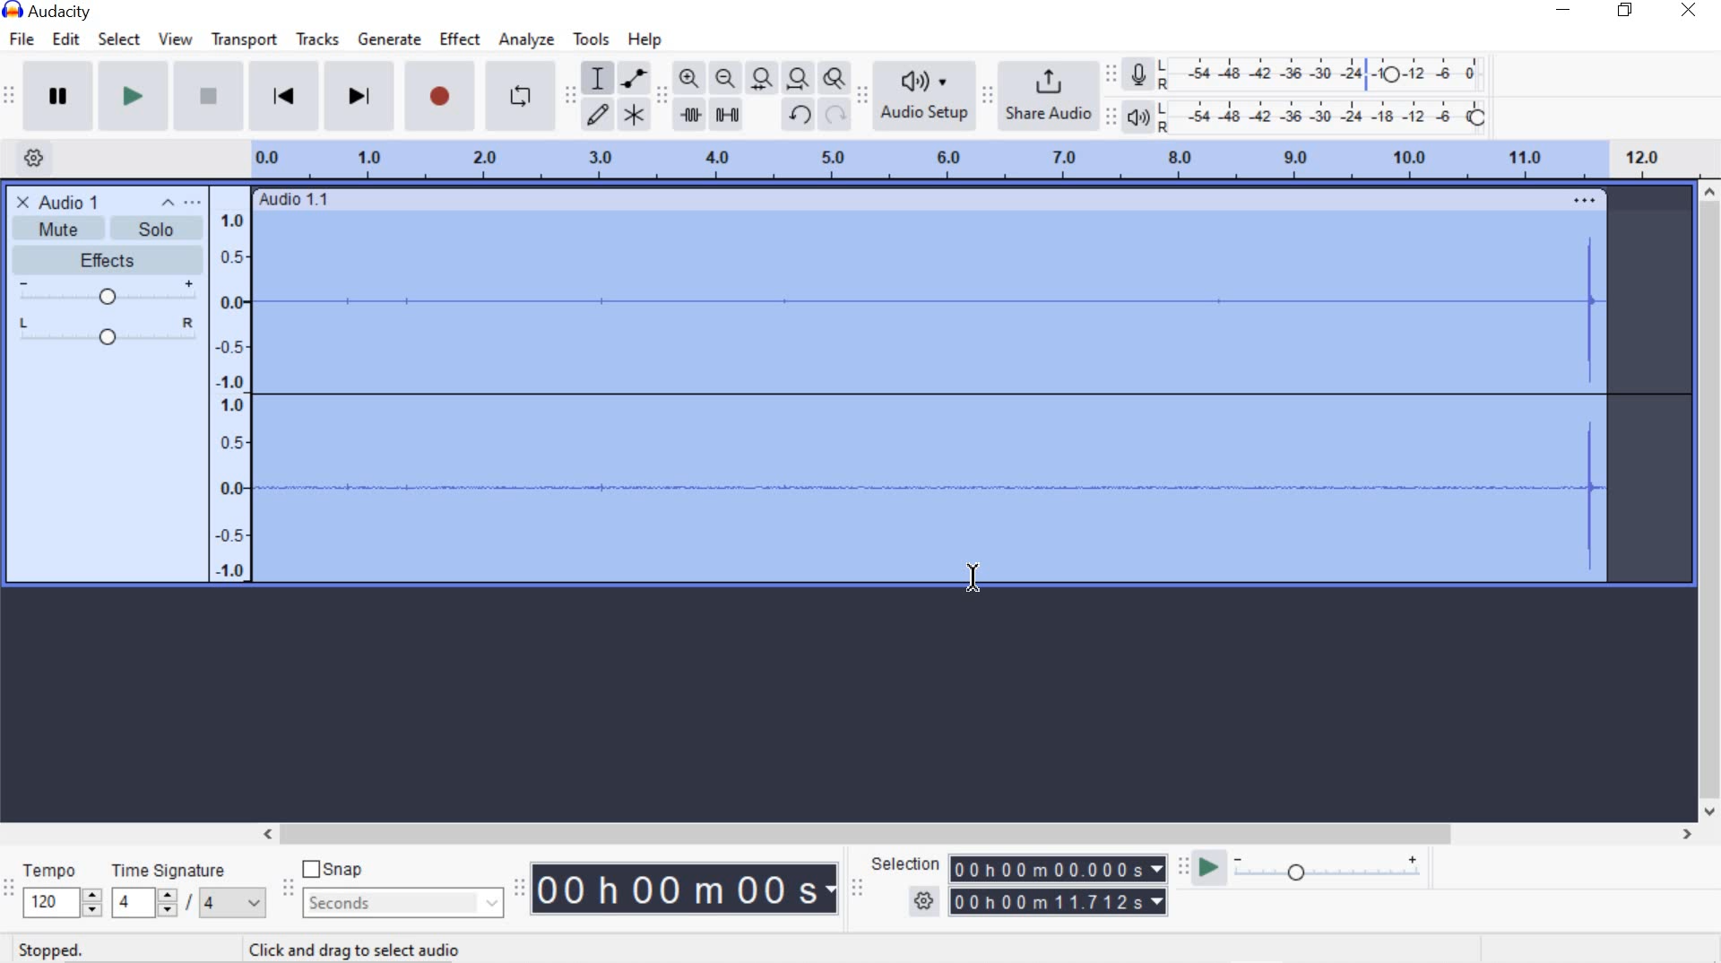 The height and width of the screenshot is (963, 1721). What do you see at coordinates (244, 39) in the screenshot?
I see `transport` at bounding box center [244, 39].